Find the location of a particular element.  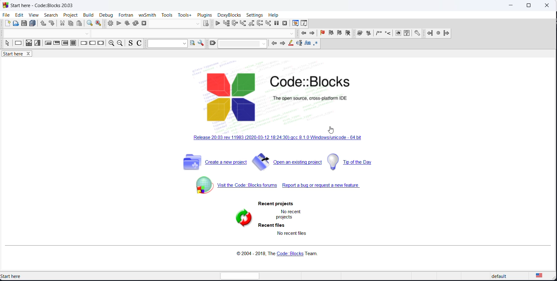

no recent projects is located at coordinates (291, 214).